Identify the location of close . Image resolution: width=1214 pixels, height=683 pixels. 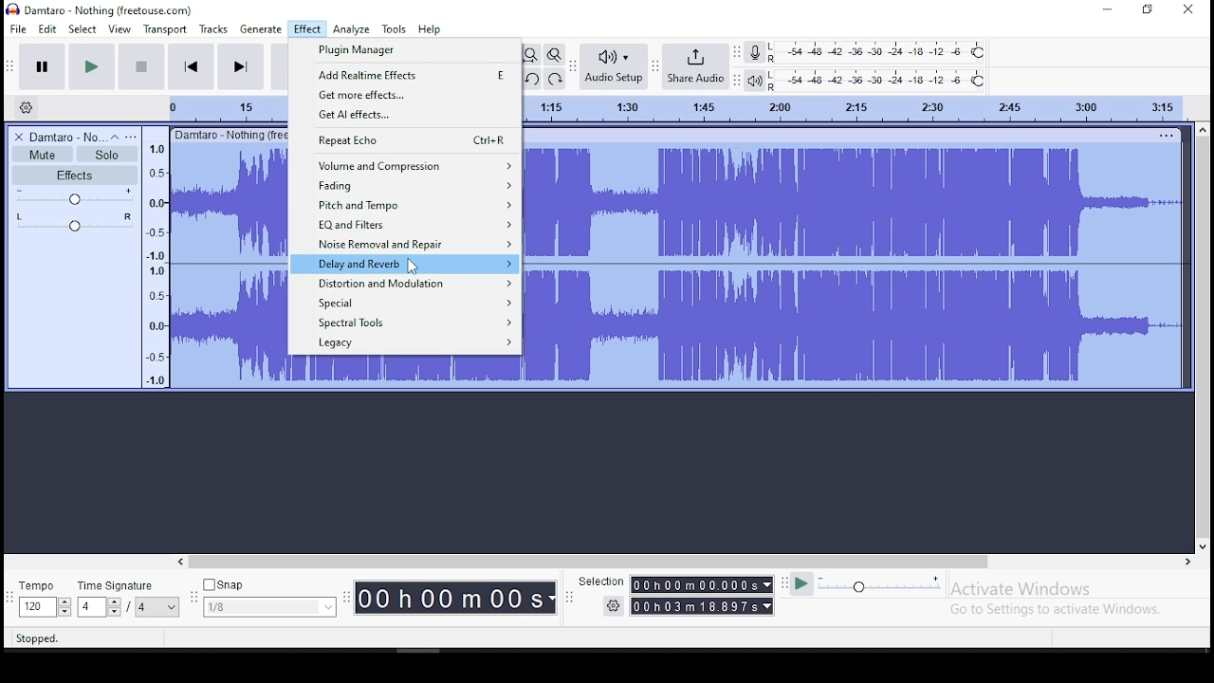
(1186, 9).